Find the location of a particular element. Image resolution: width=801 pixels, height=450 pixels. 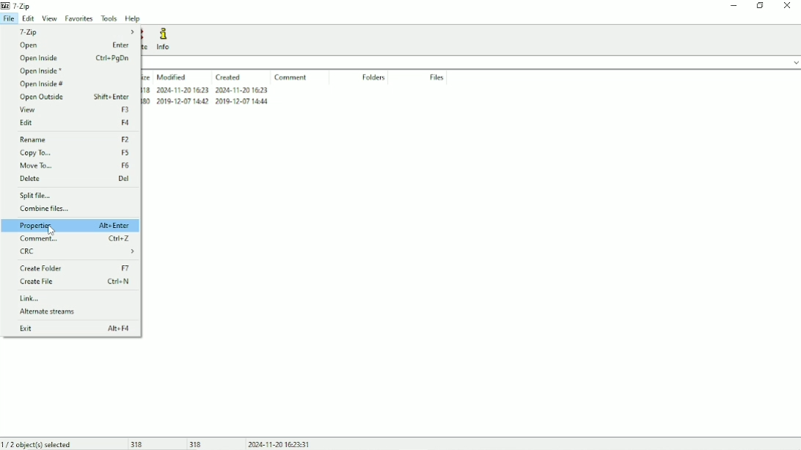

Open Outside is located at coordinates (76, 97).